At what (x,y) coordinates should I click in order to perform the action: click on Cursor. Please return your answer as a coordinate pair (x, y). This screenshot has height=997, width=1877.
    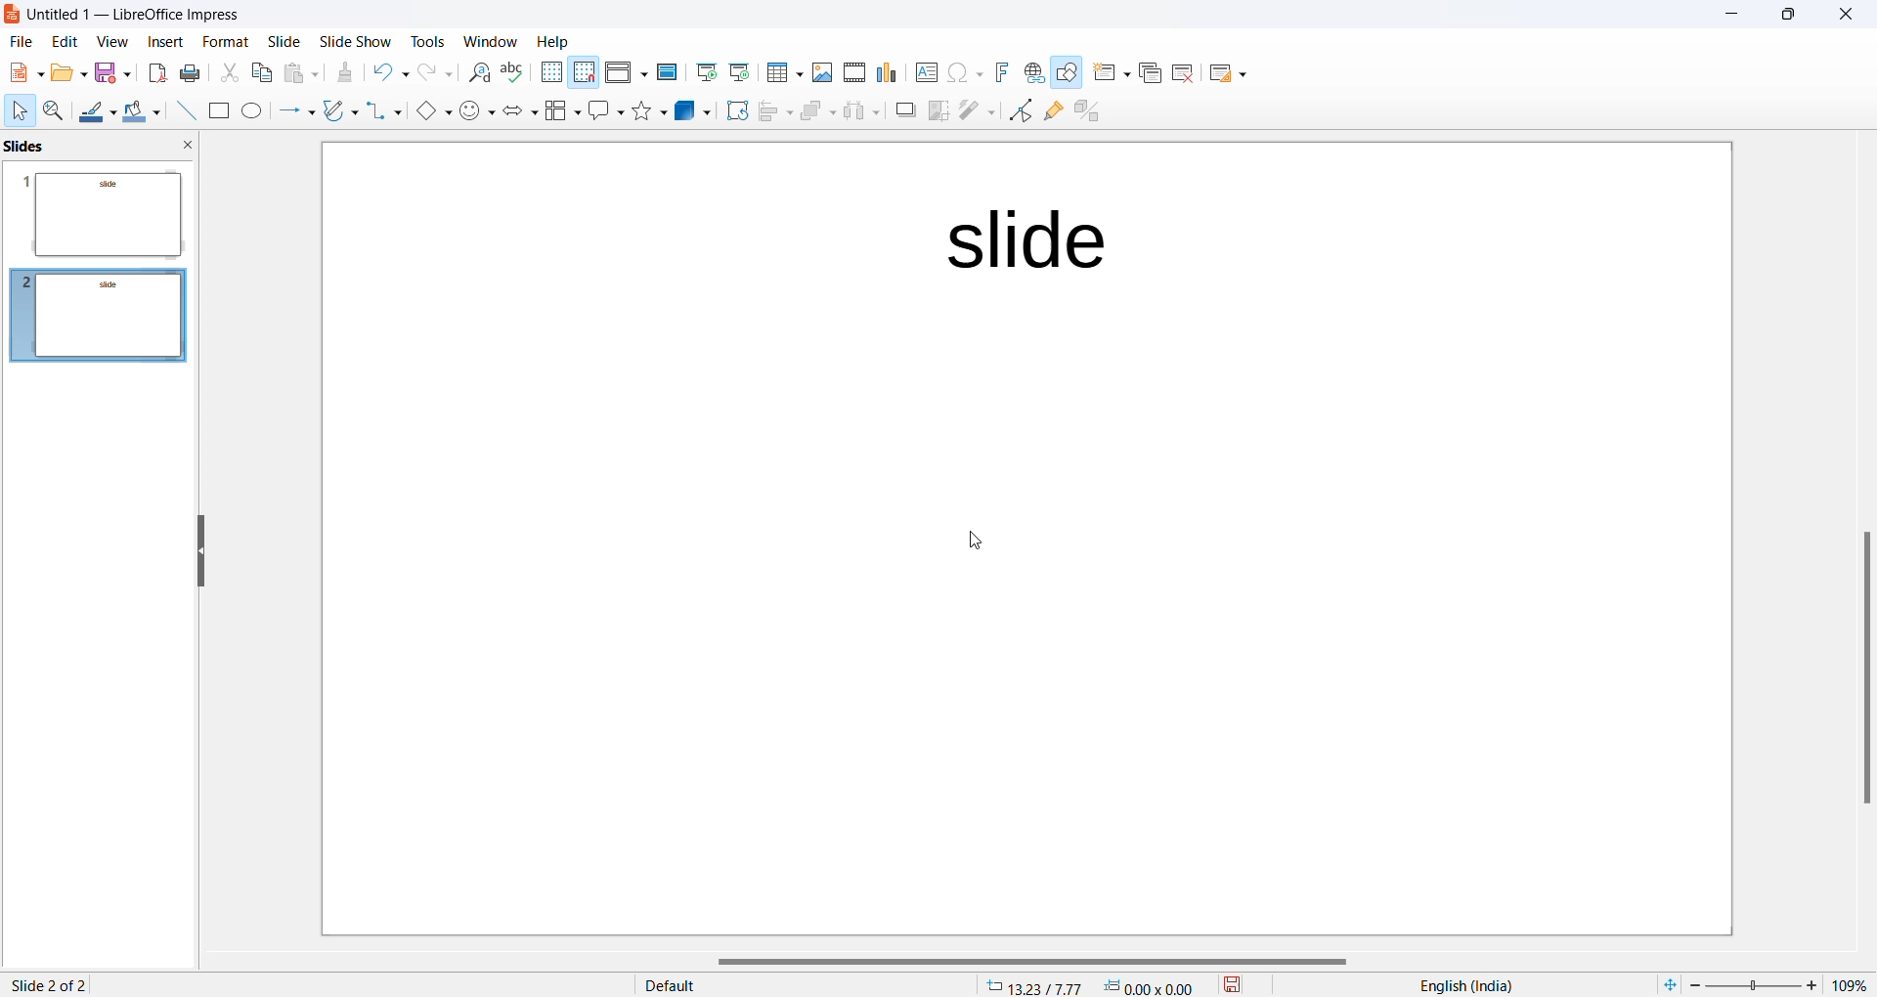
    Looking at the image, I should click on (20, 110).